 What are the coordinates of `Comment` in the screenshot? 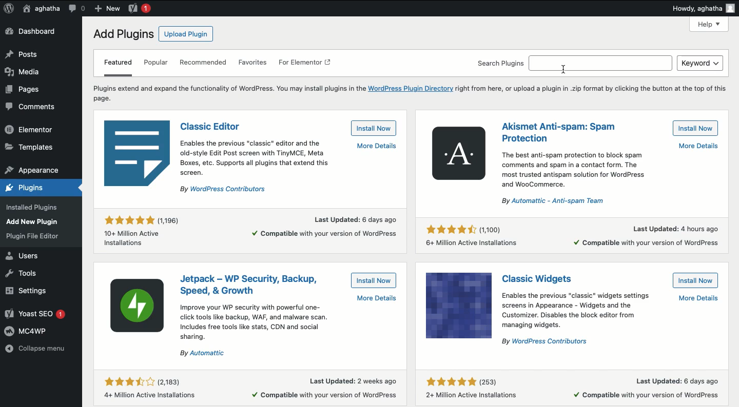 It's located at (77, 8).